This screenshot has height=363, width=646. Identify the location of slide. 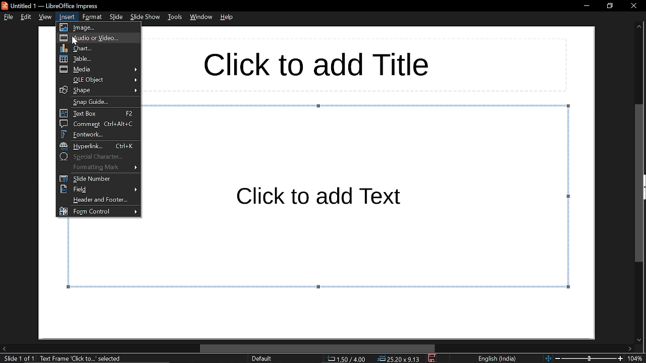
(117, 17).